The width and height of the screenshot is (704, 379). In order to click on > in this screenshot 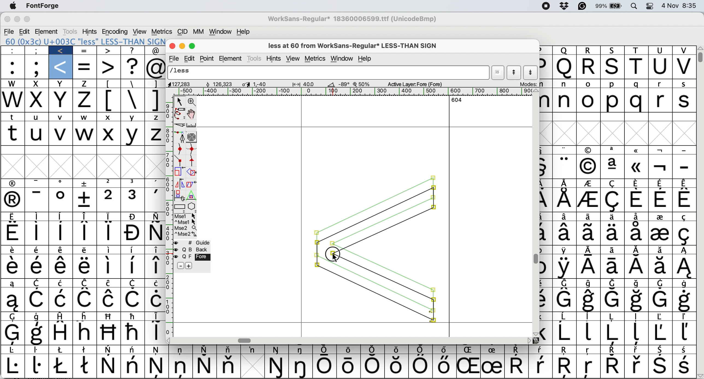, I will do `click(109, 67)`.